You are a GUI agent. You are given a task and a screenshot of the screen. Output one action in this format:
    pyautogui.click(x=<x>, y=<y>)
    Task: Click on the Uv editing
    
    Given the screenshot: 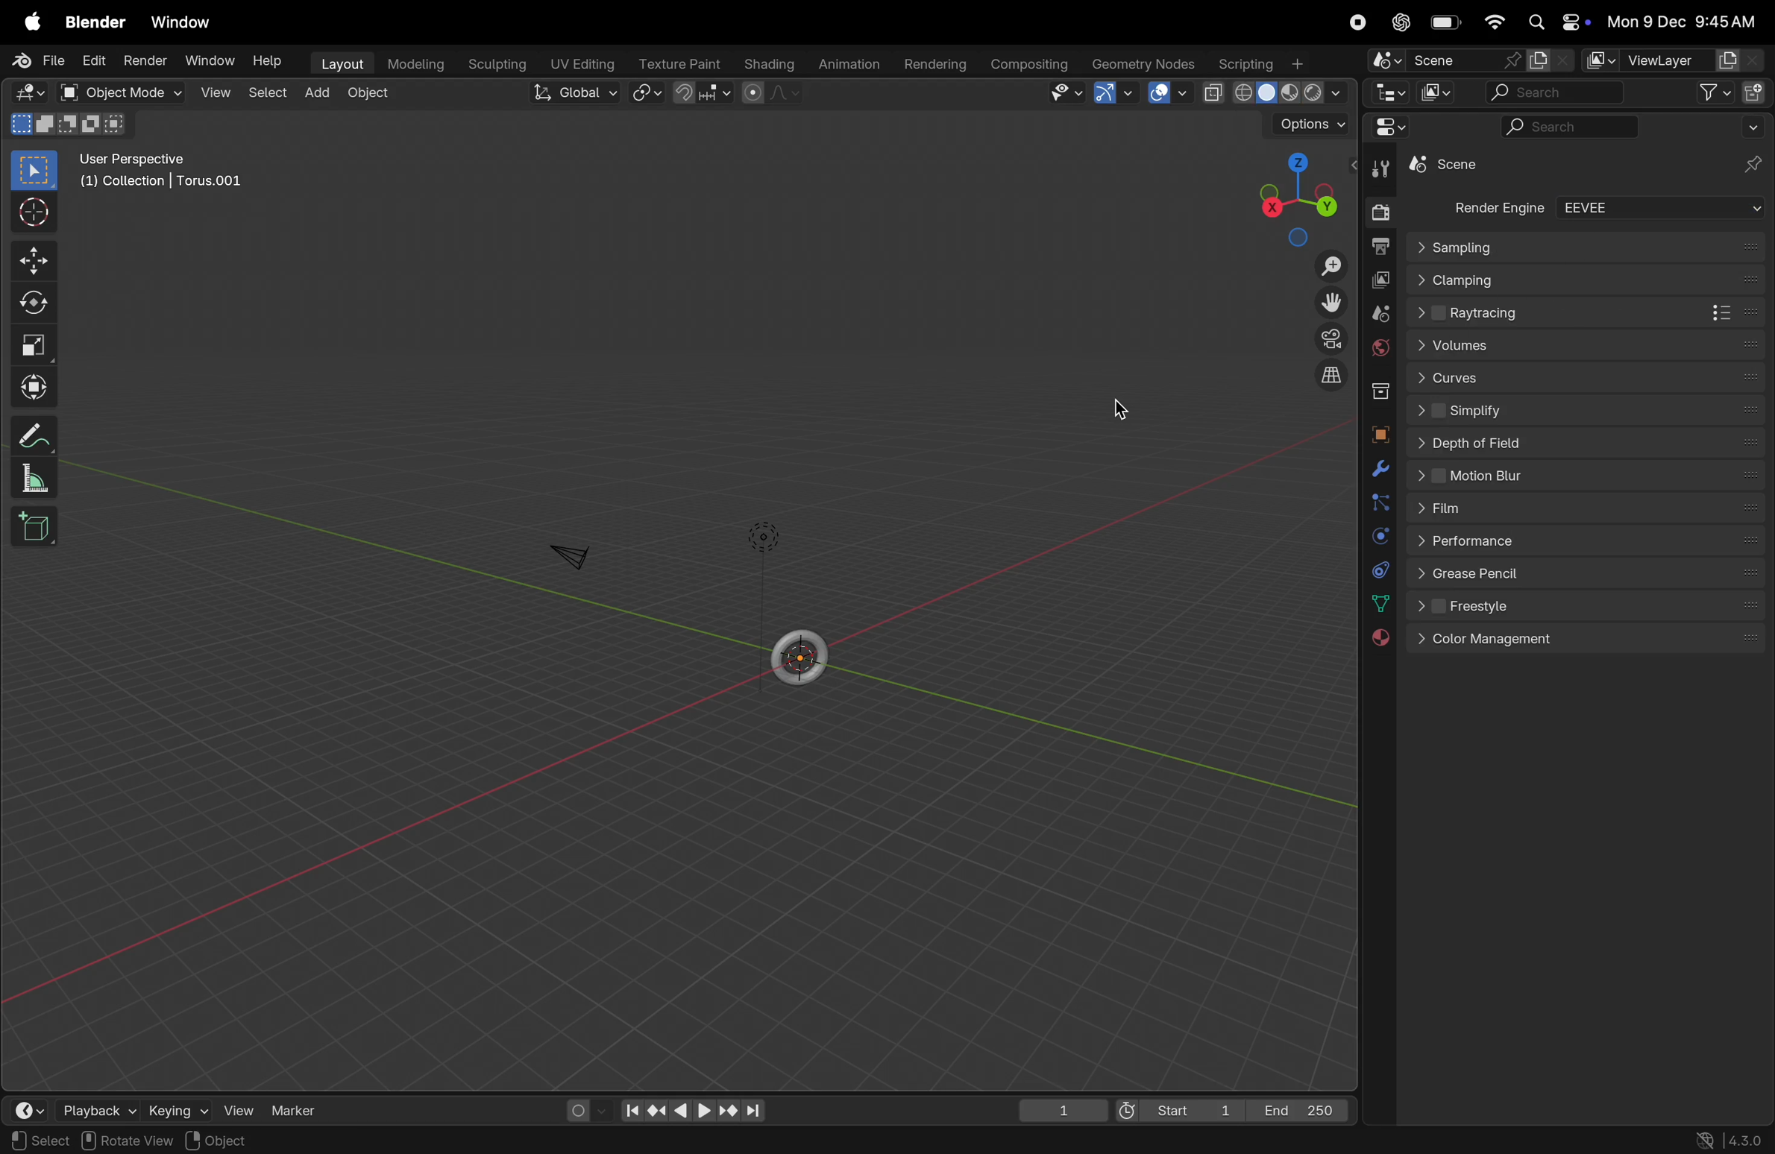 What is the action you would take?
    pyautogui.click(x=582, y=63)
    